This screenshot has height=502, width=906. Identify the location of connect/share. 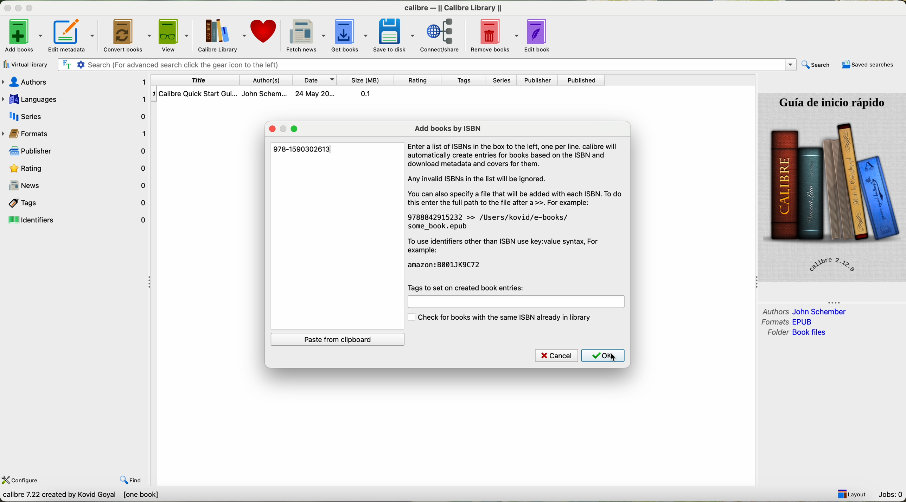
(439, 36).